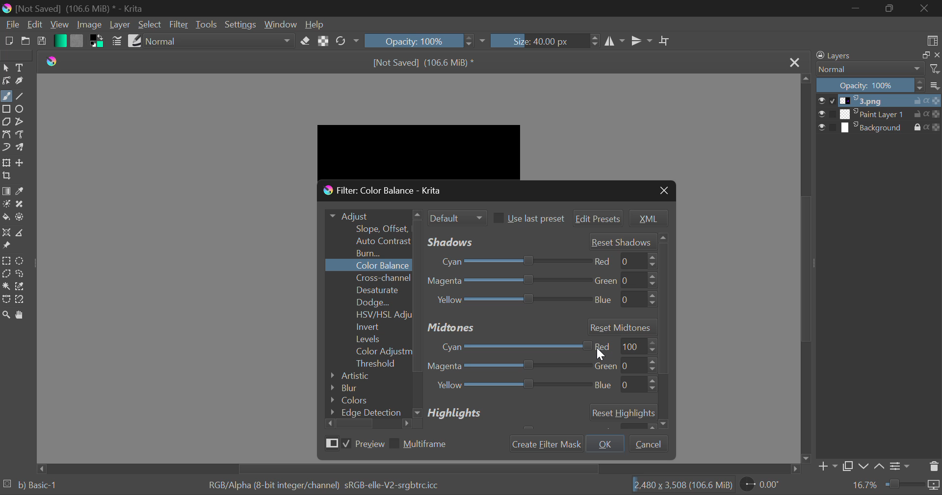  Describe the element at coordinates (6, 191) in the screenshot. I see `Gradient Fill` at that location.